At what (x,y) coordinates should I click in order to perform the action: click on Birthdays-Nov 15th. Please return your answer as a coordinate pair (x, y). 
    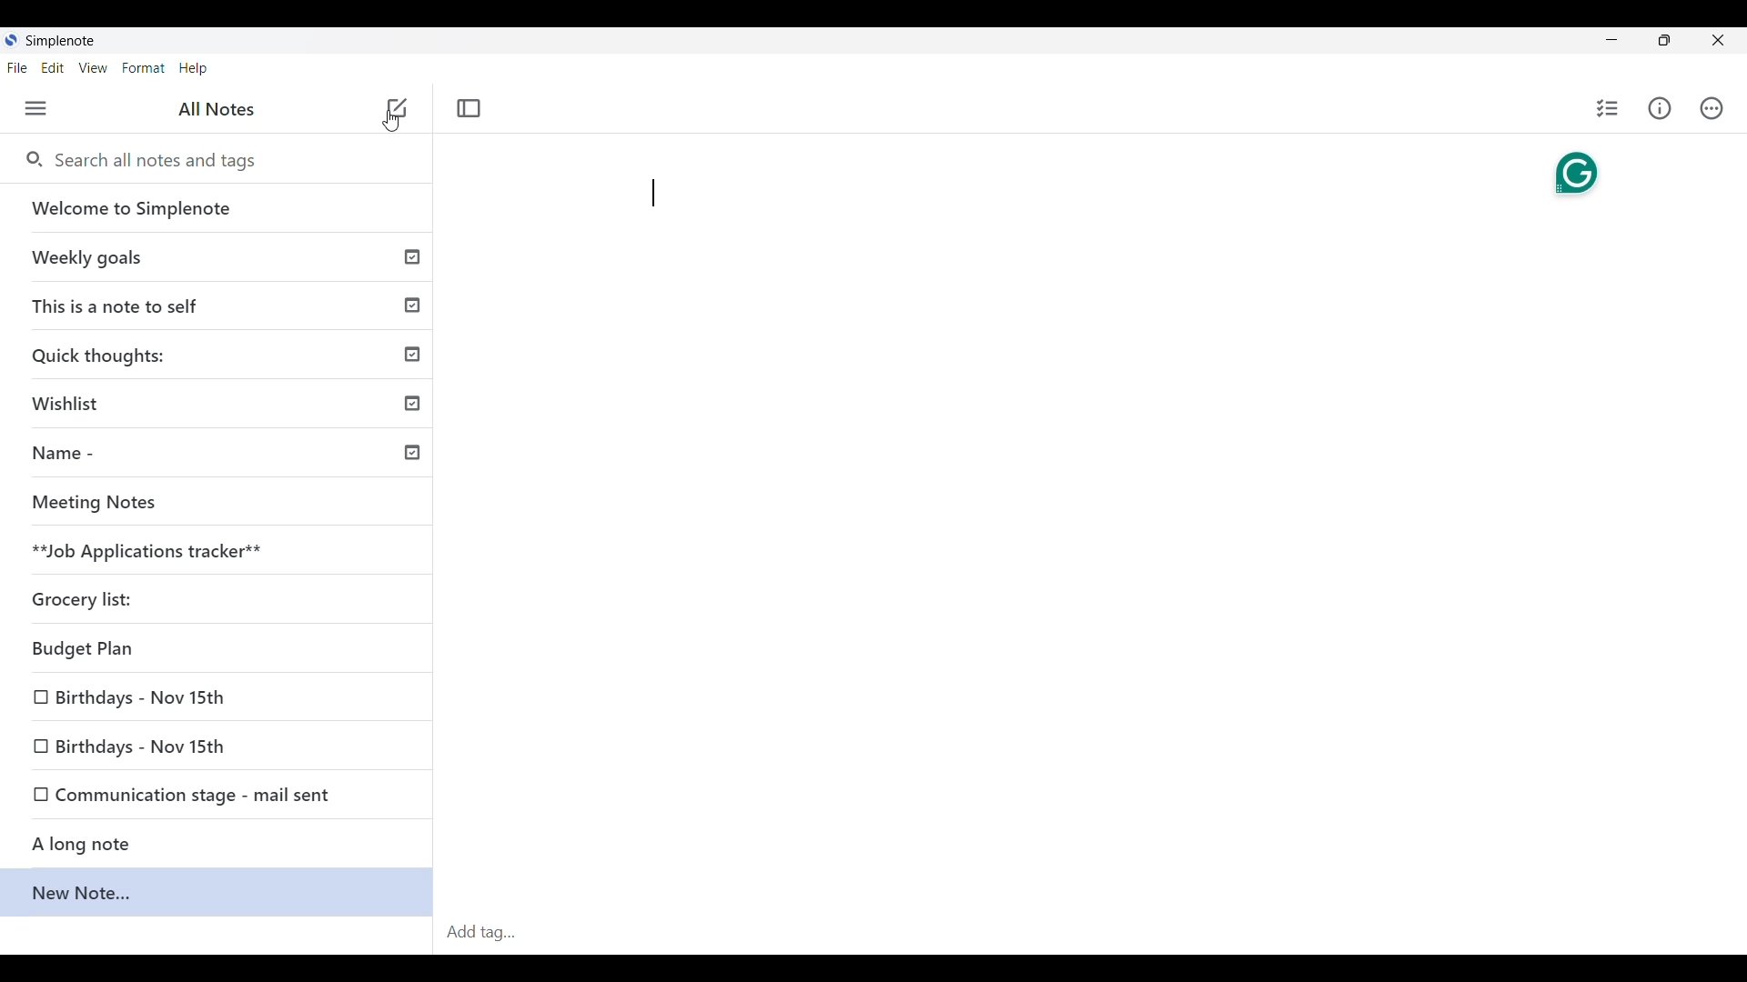
    Looking at the image, I should click on (147, 750).